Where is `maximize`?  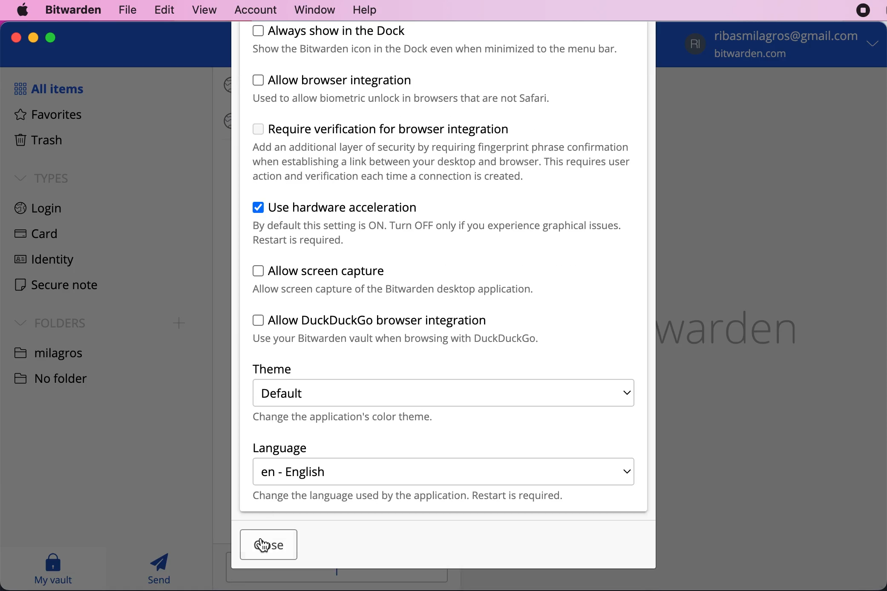 maximize is located at coordinates (50, 37).